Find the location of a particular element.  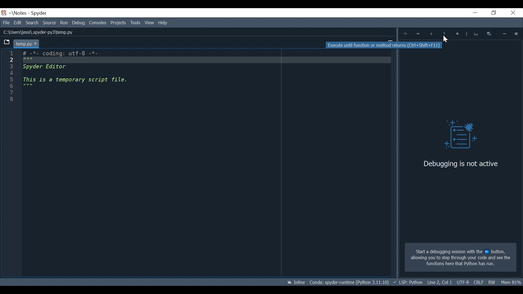

Tools is located at coordinates (119, 23).